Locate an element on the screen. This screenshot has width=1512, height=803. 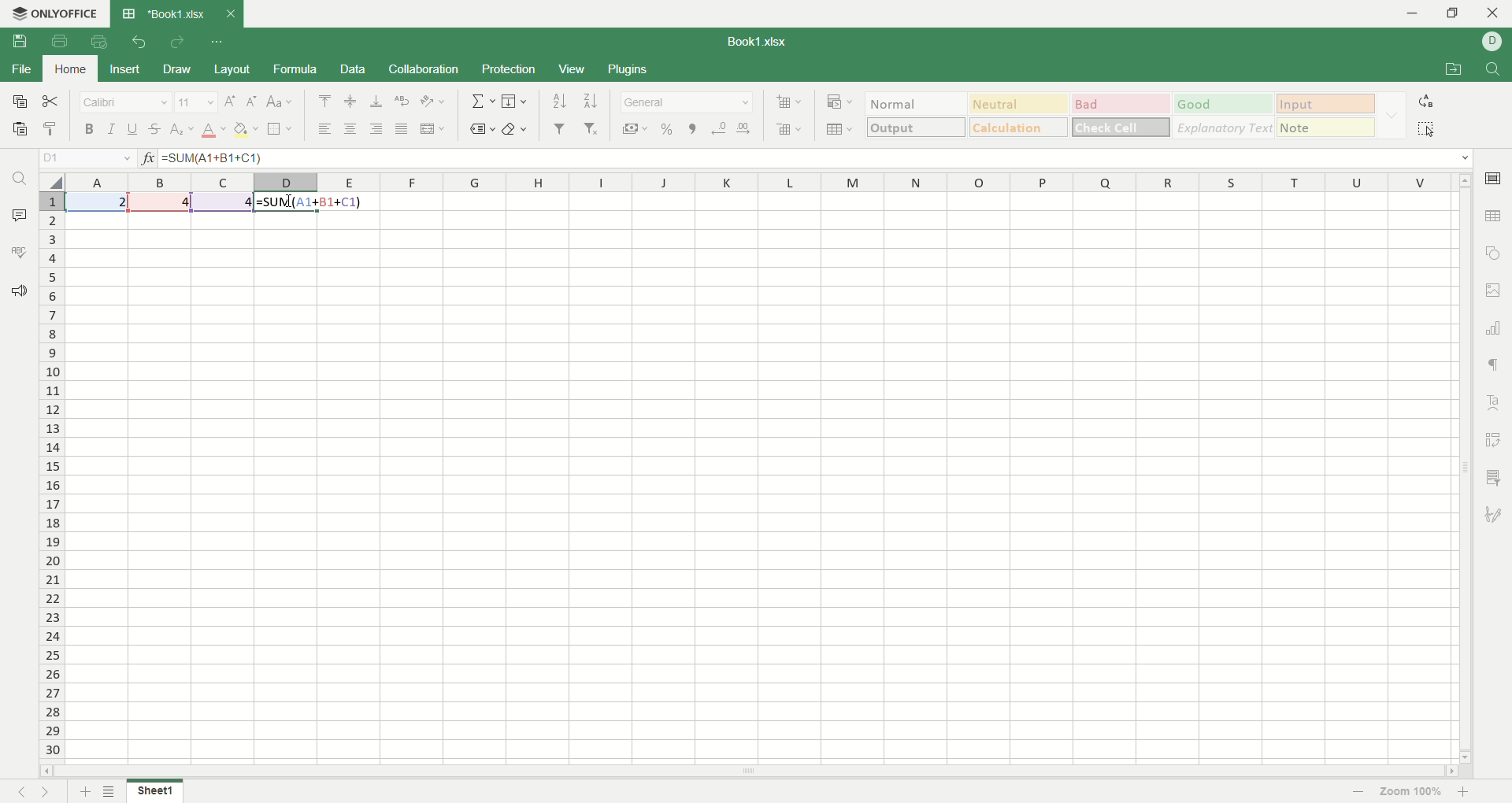
account is located at coordinates (1492, 43).